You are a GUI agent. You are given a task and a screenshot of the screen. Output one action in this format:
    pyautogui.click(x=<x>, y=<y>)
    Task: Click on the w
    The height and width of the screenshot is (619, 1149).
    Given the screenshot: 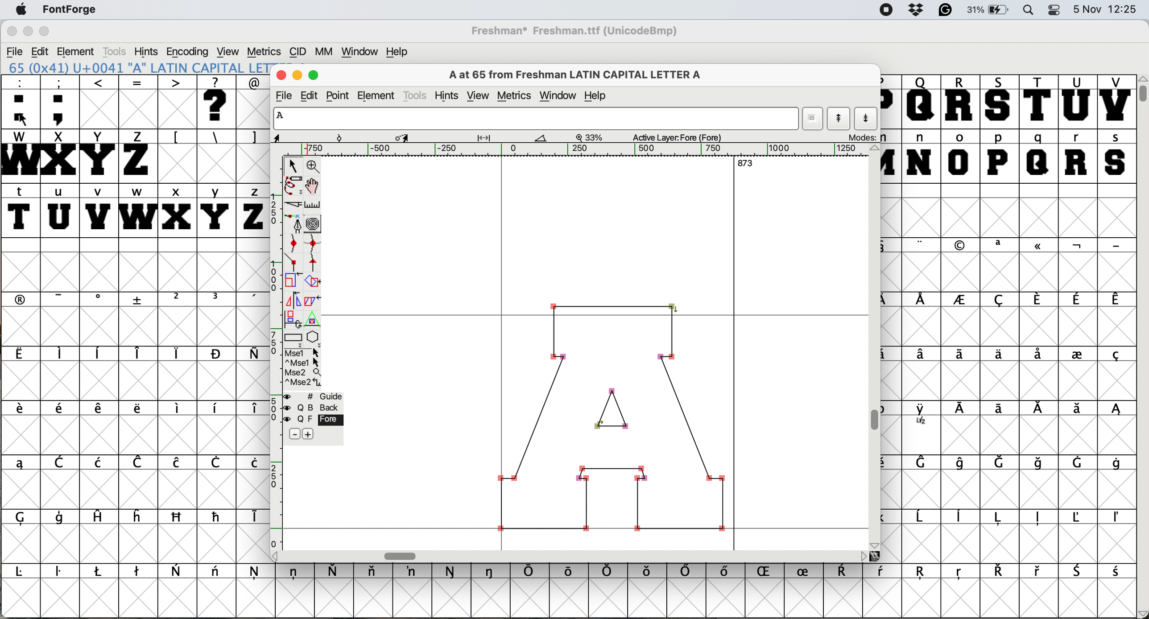 What is the action you would take?
    pyautogui.click(x=136, y=209)
    